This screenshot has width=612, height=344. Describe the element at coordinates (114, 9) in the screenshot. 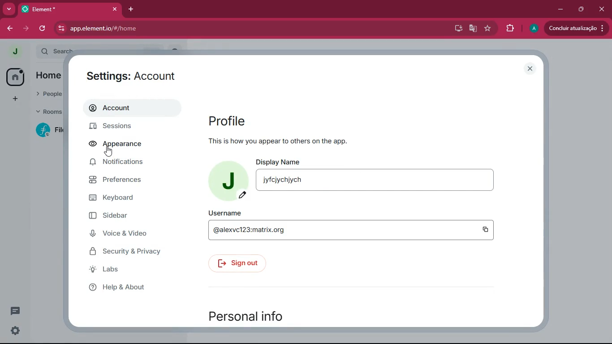

I see `close` at that location.